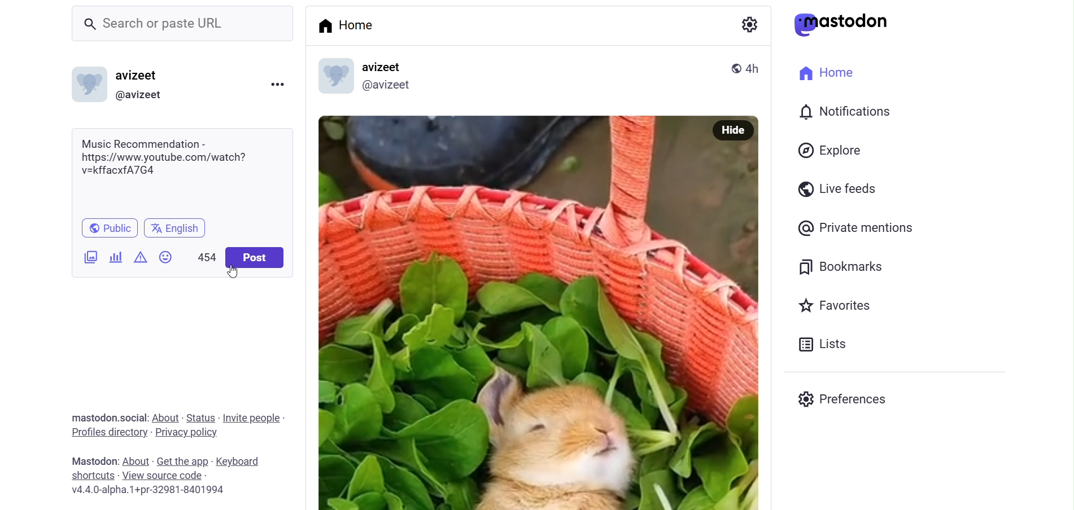  I want to click on mastodon, so click(93, 461).